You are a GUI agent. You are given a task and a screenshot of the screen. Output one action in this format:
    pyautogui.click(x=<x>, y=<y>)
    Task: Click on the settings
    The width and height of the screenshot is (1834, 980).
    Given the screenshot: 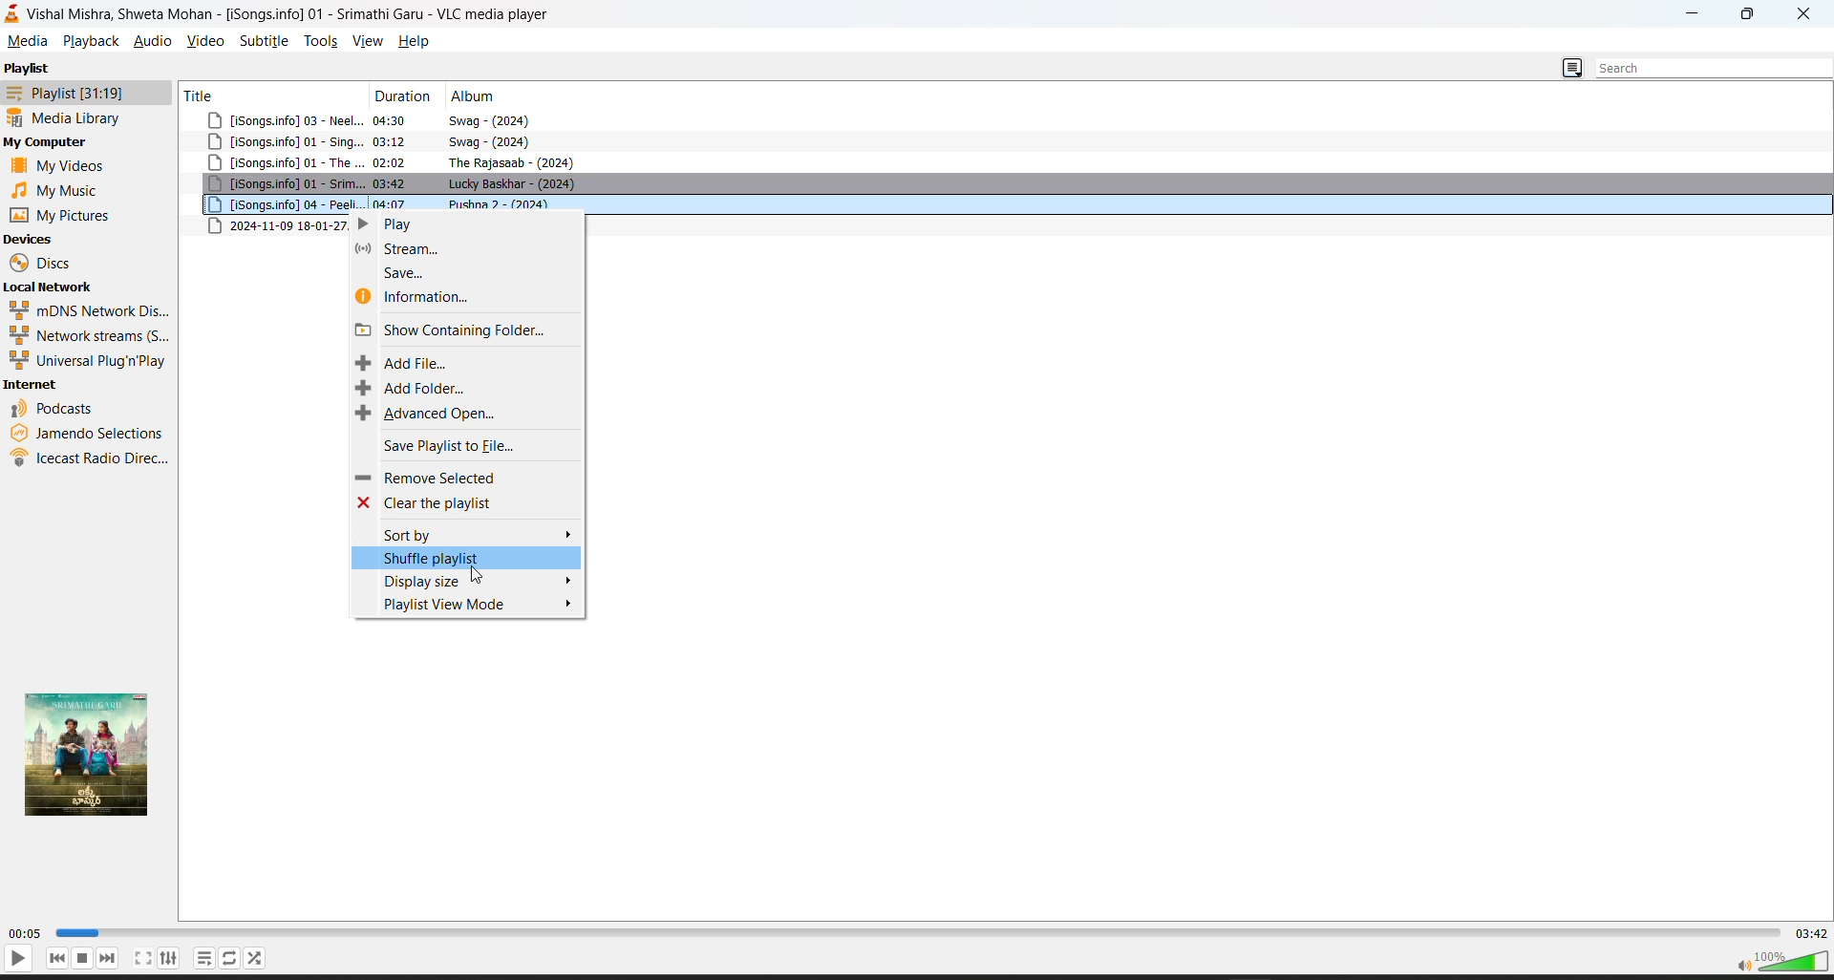 What is the action you would take?
    pyautogui.click(x=168, y=958)
    